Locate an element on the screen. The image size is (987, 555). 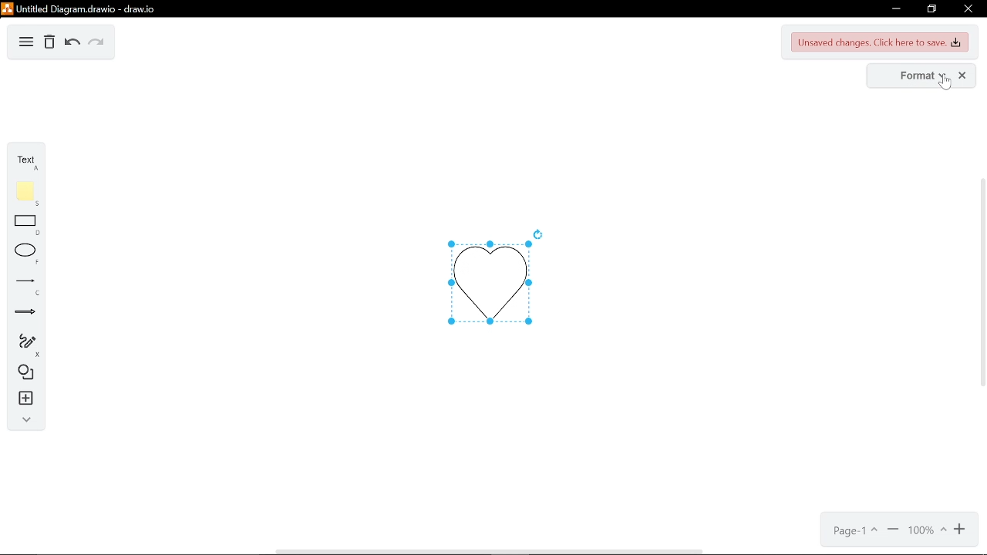
delete is located at coordinates (51, 43).